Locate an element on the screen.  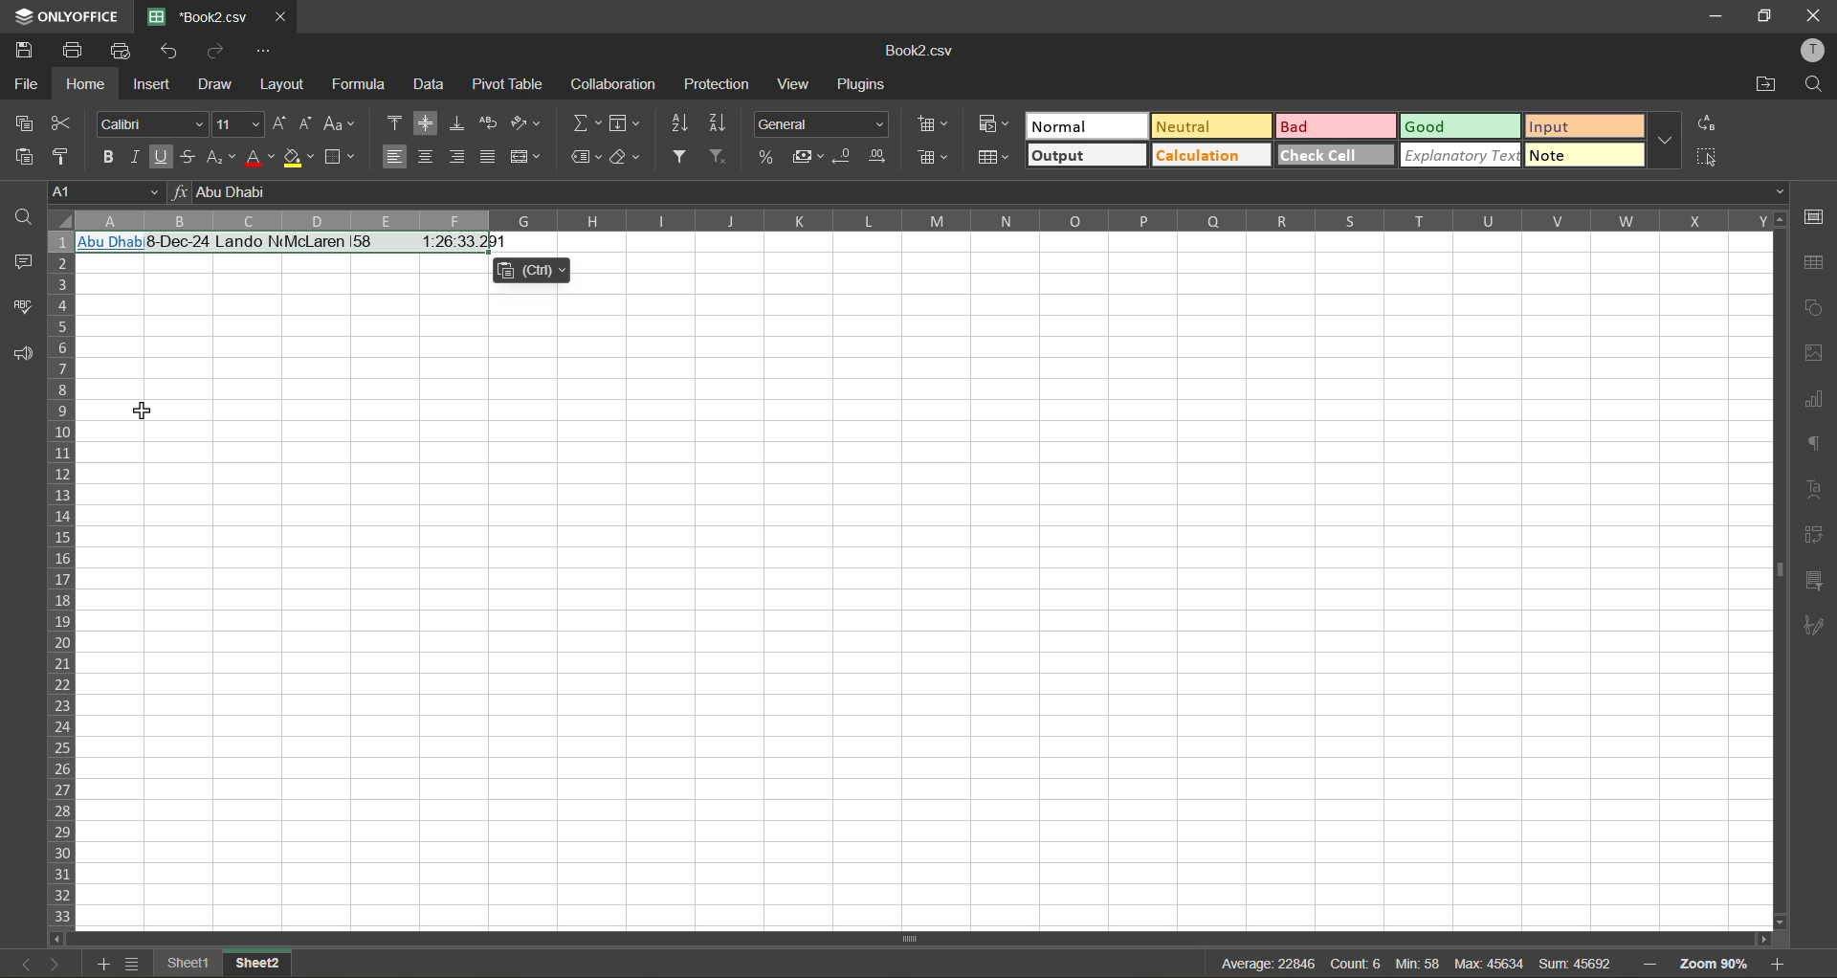
zoom in is located at coordinates (1781, 965).